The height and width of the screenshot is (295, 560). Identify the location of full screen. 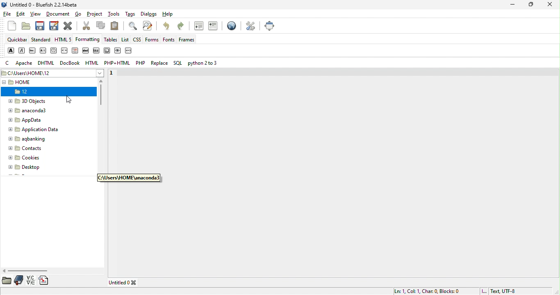
(270, 26).